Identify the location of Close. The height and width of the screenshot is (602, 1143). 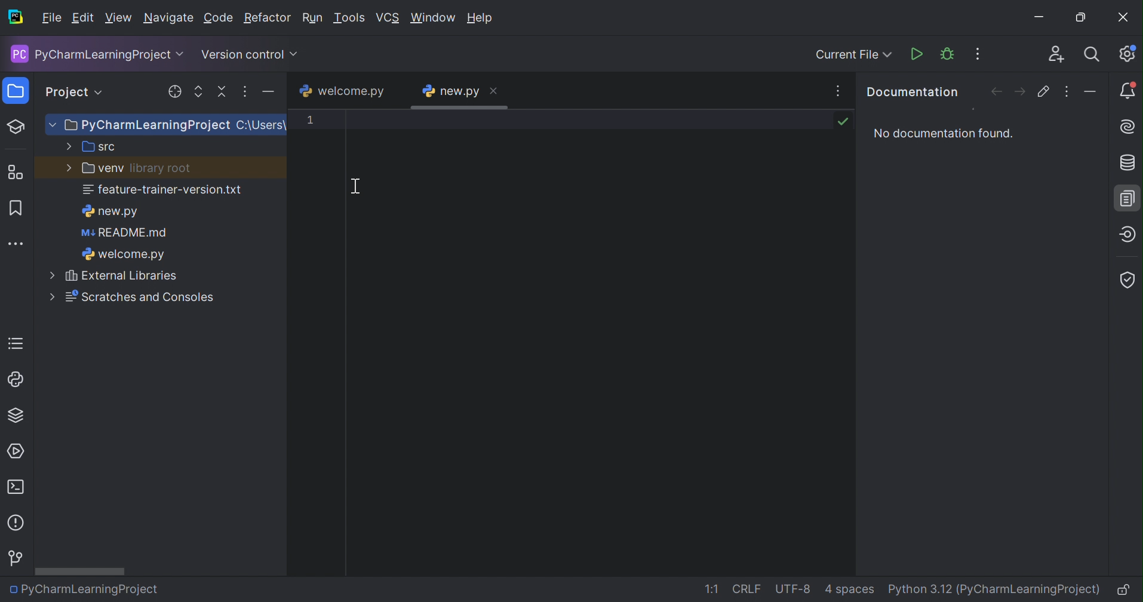
(1124, 18).